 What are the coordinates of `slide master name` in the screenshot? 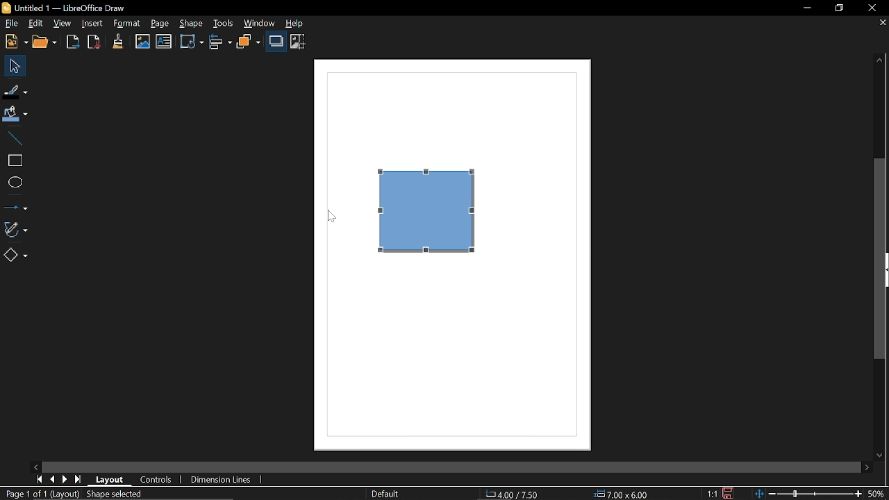 It's located at (385, 494).